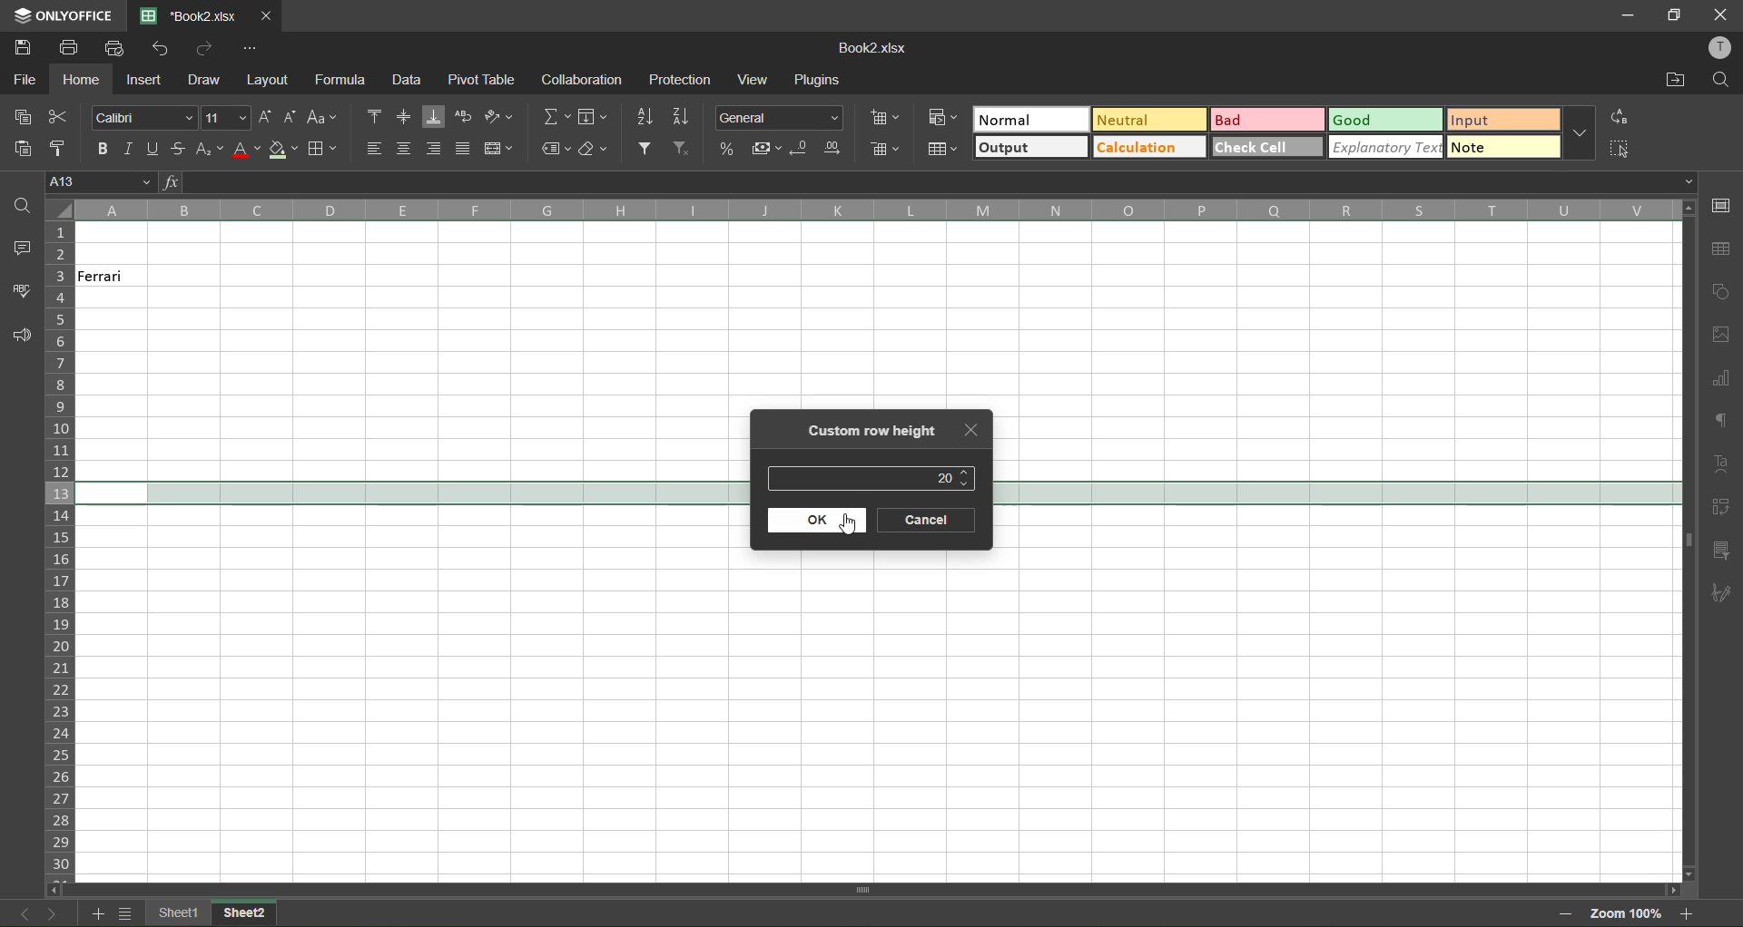 This screenshot has width=1743, height=927. I want to click on bad, so click(1269, 122).